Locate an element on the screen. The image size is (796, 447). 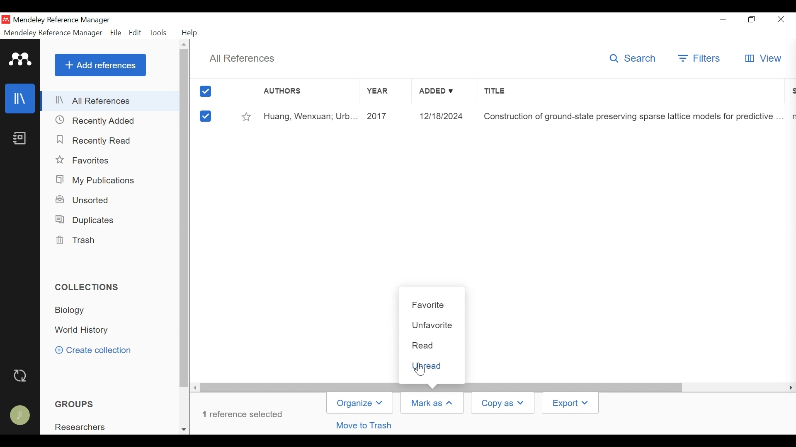
Mendeley Reference Manager is located at coordinates (53, 33).